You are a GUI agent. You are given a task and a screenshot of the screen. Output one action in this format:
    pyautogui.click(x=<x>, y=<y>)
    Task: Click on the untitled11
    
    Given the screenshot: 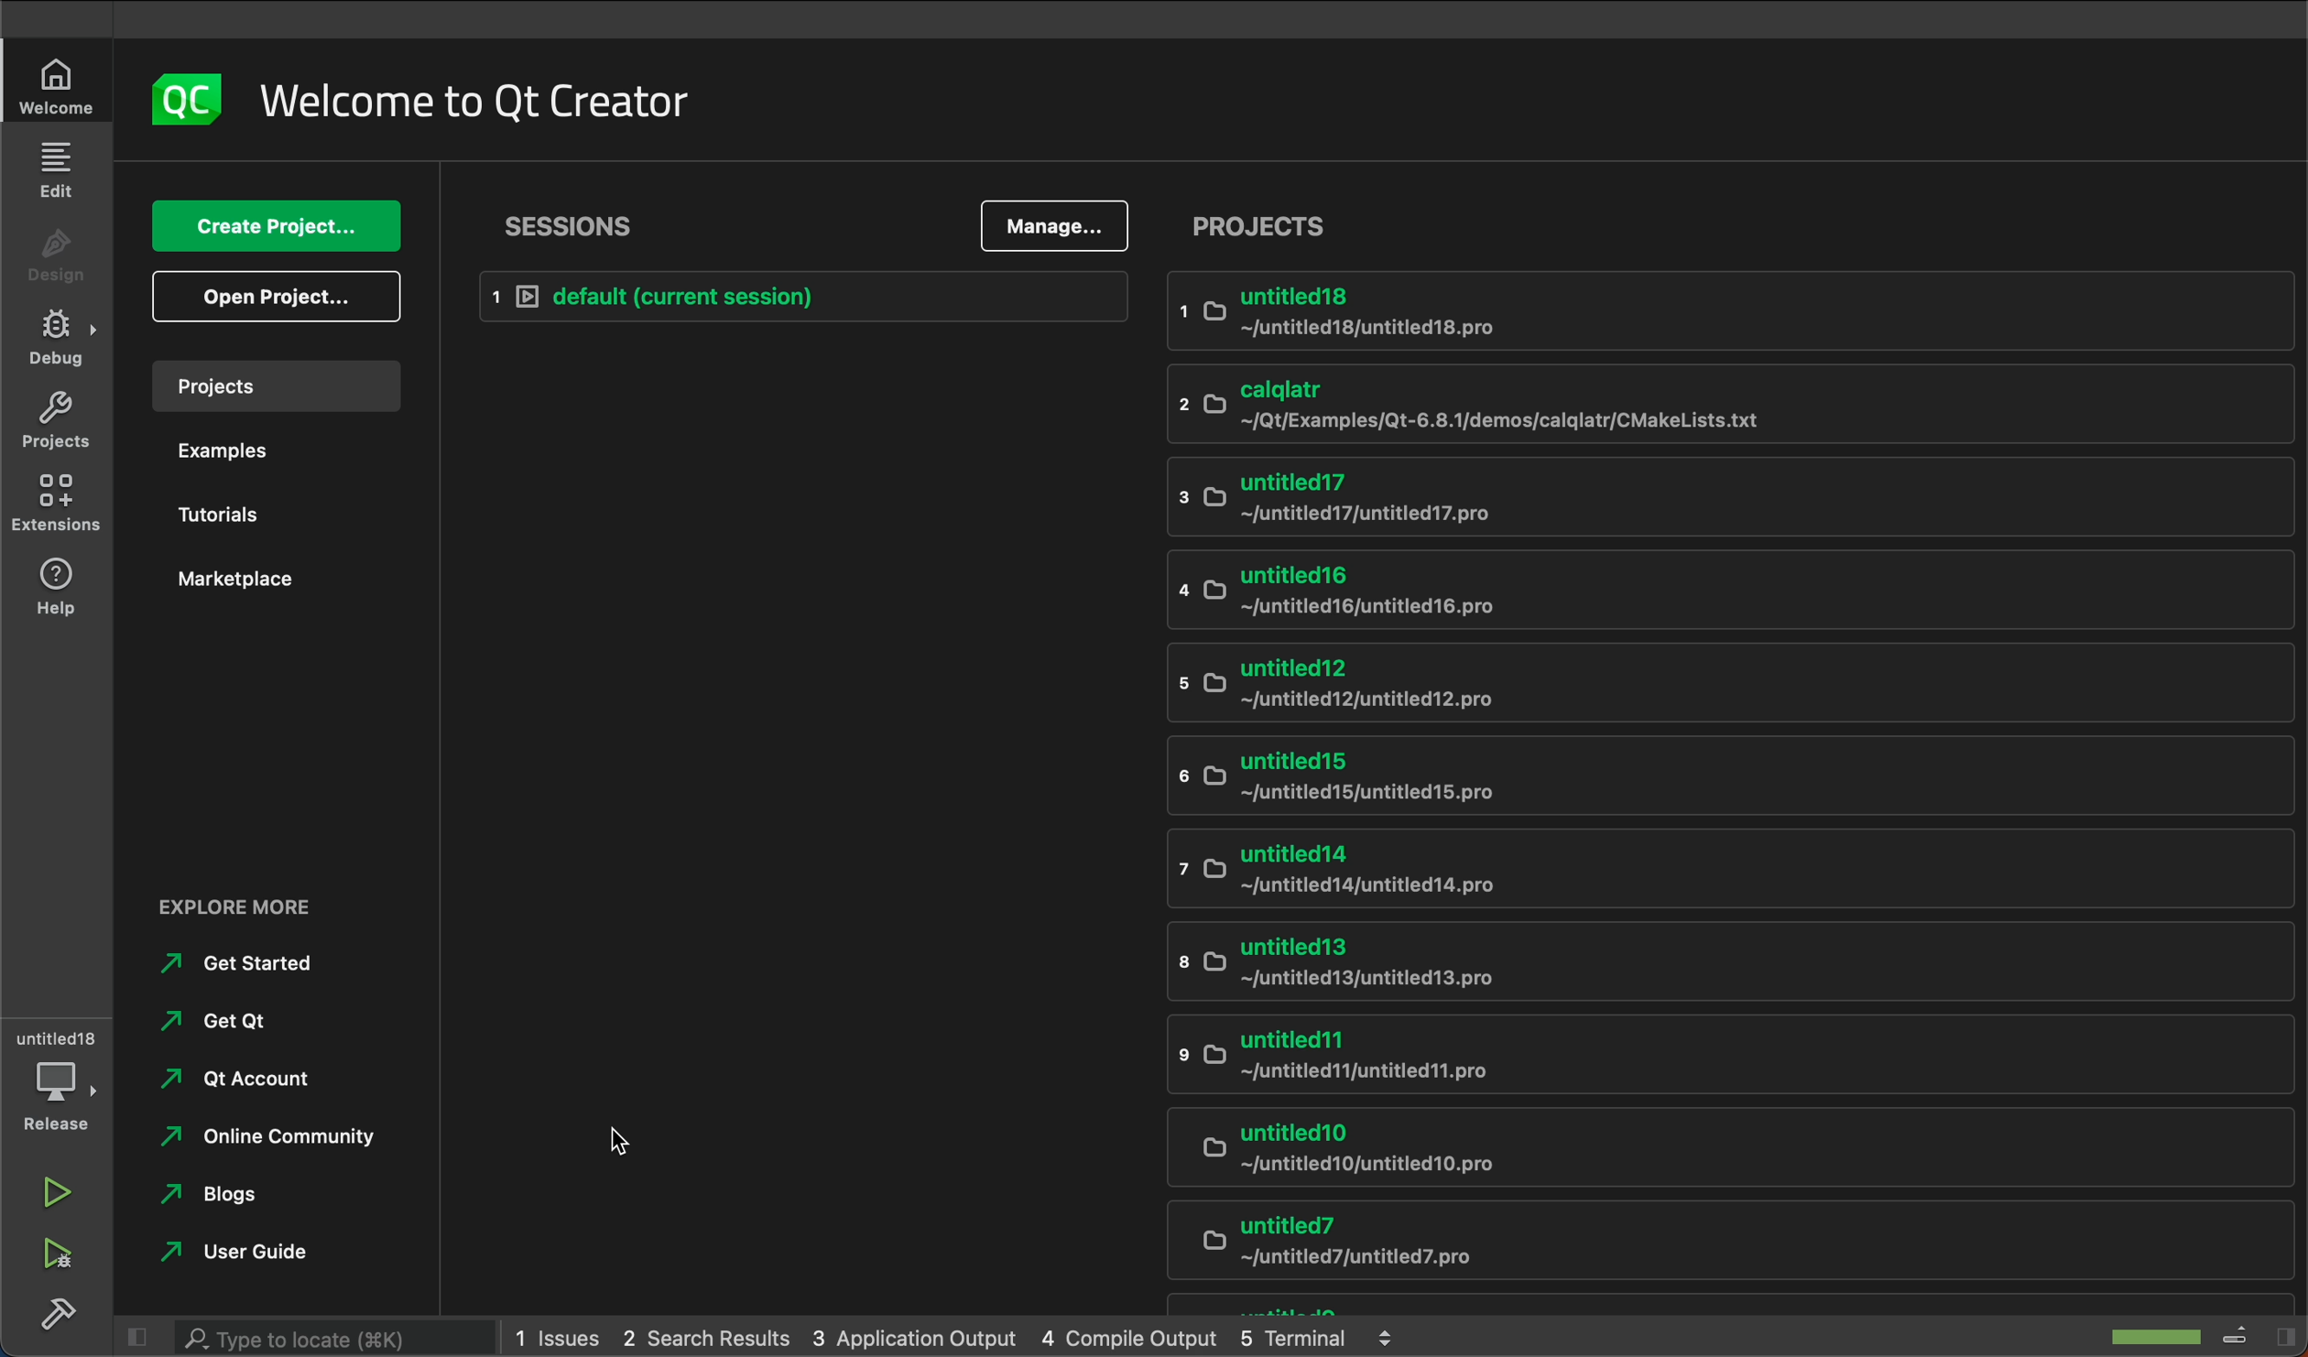 What is the action you would take?
    pyautogui.click(x=1670, y=1058)
    